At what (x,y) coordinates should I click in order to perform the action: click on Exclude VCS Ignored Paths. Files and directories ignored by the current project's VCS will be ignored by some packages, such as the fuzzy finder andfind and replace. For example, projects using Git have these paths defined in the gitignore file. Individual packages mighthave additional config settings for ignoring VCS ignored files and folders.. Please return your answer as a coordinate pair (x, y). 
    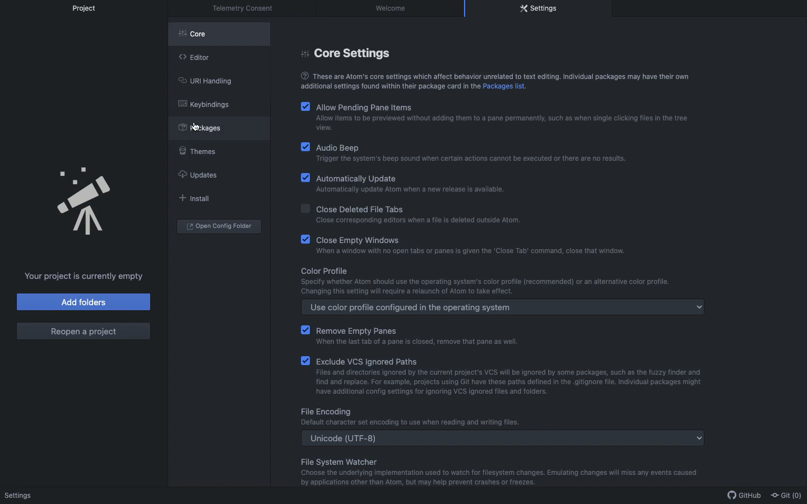
    Looking at the image, I should click on (511, 376).